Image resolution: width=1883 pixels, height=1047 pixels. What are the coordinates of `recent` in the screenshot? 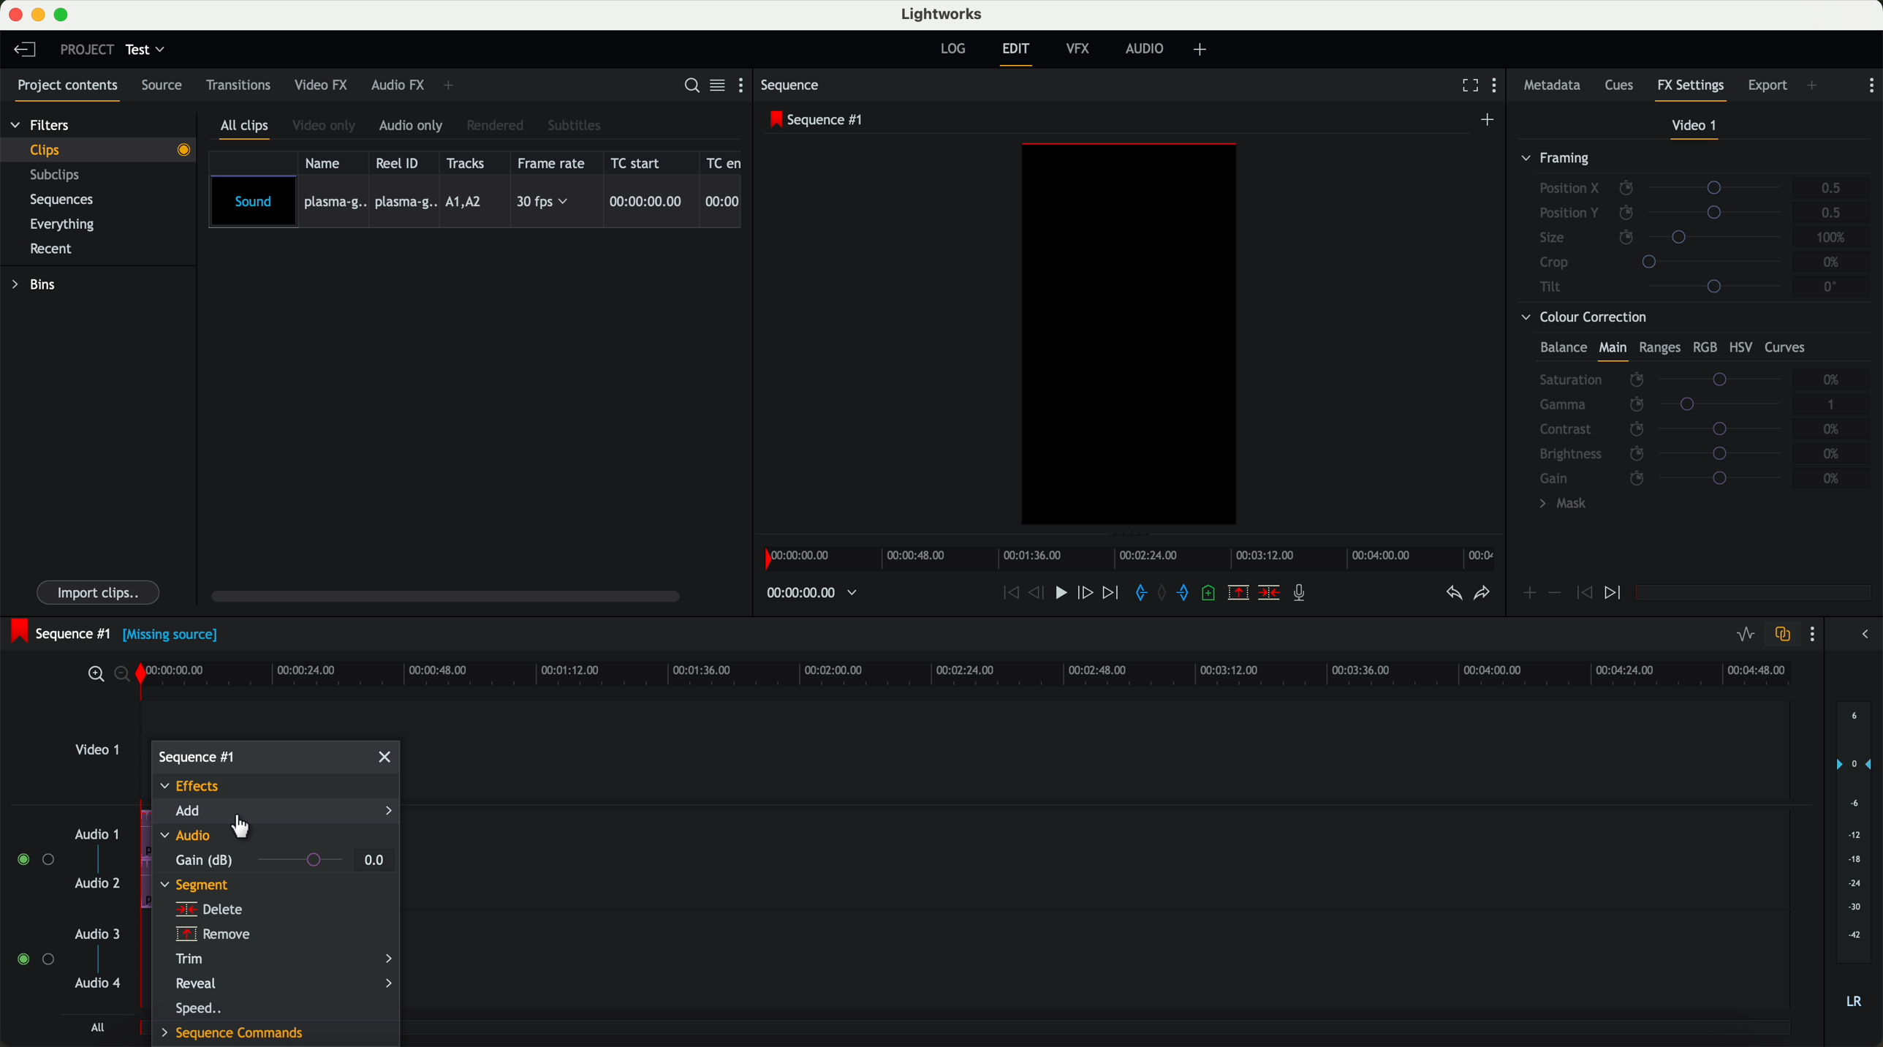 It's located at (49, 248).